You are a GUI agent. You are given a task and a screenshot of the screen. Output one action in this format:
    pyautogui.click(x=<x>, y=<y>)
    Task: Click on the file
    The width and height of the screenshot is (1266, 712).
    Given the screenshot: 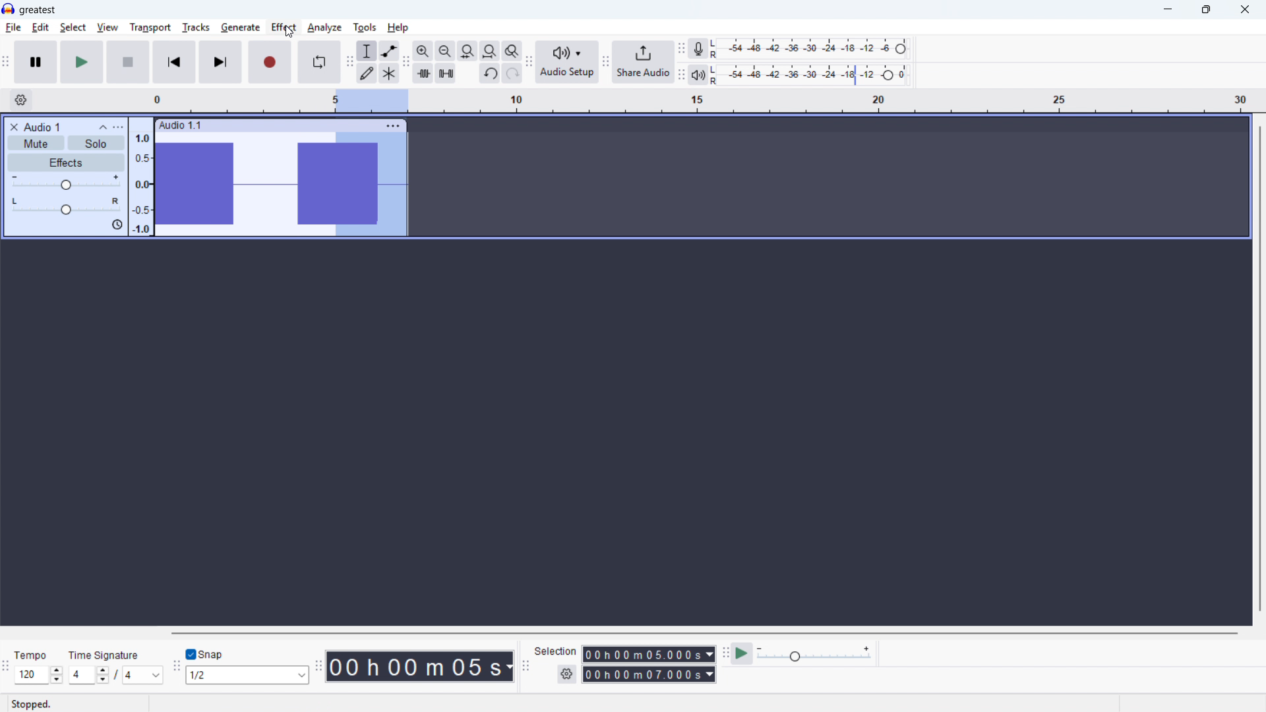 What is the action you would take?
    pyautogui.click(x=13, y=28)
    